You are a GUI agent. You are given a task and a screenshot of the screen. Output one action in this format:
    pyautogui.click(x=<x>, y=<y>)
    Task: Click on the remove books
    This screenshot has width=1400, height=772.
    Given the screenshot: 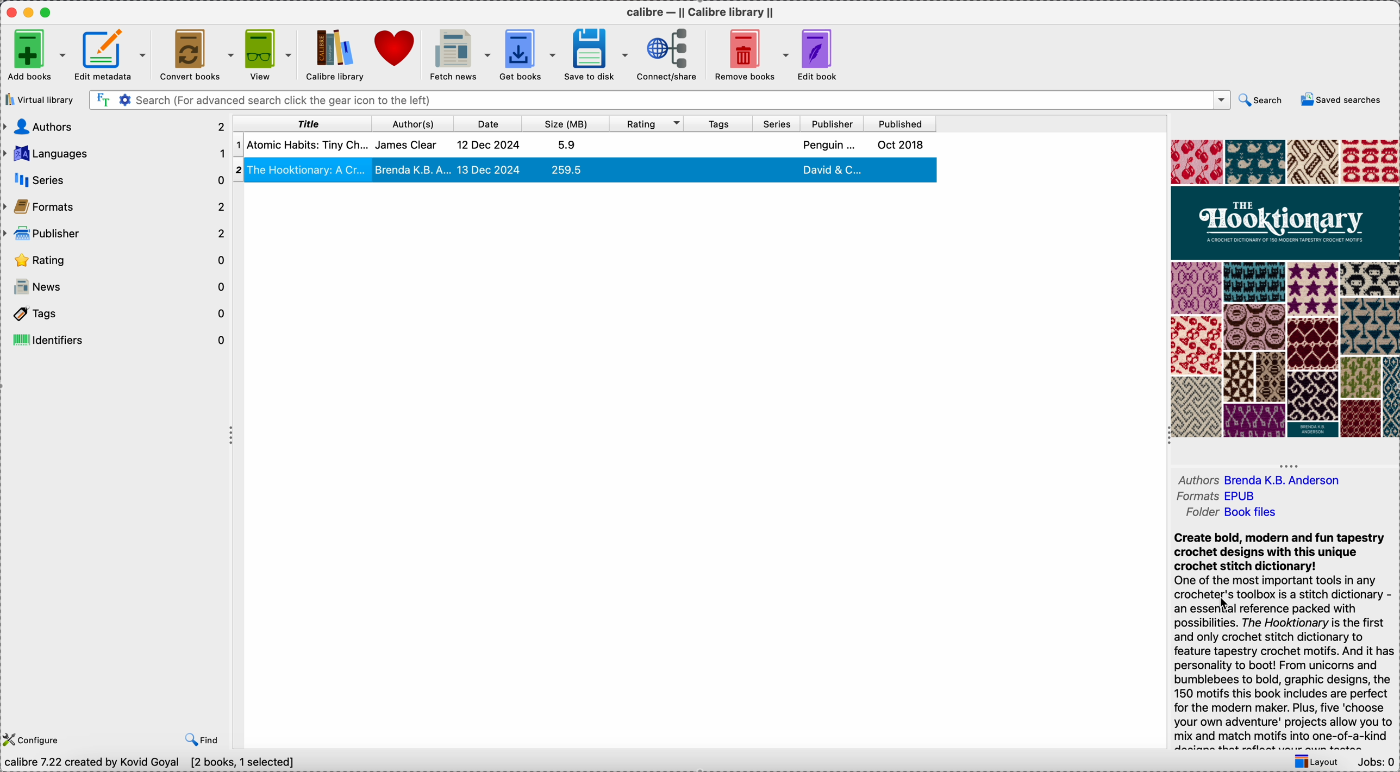 What is the action you would take?
    pyautogui.click(x=750, y=54)
    